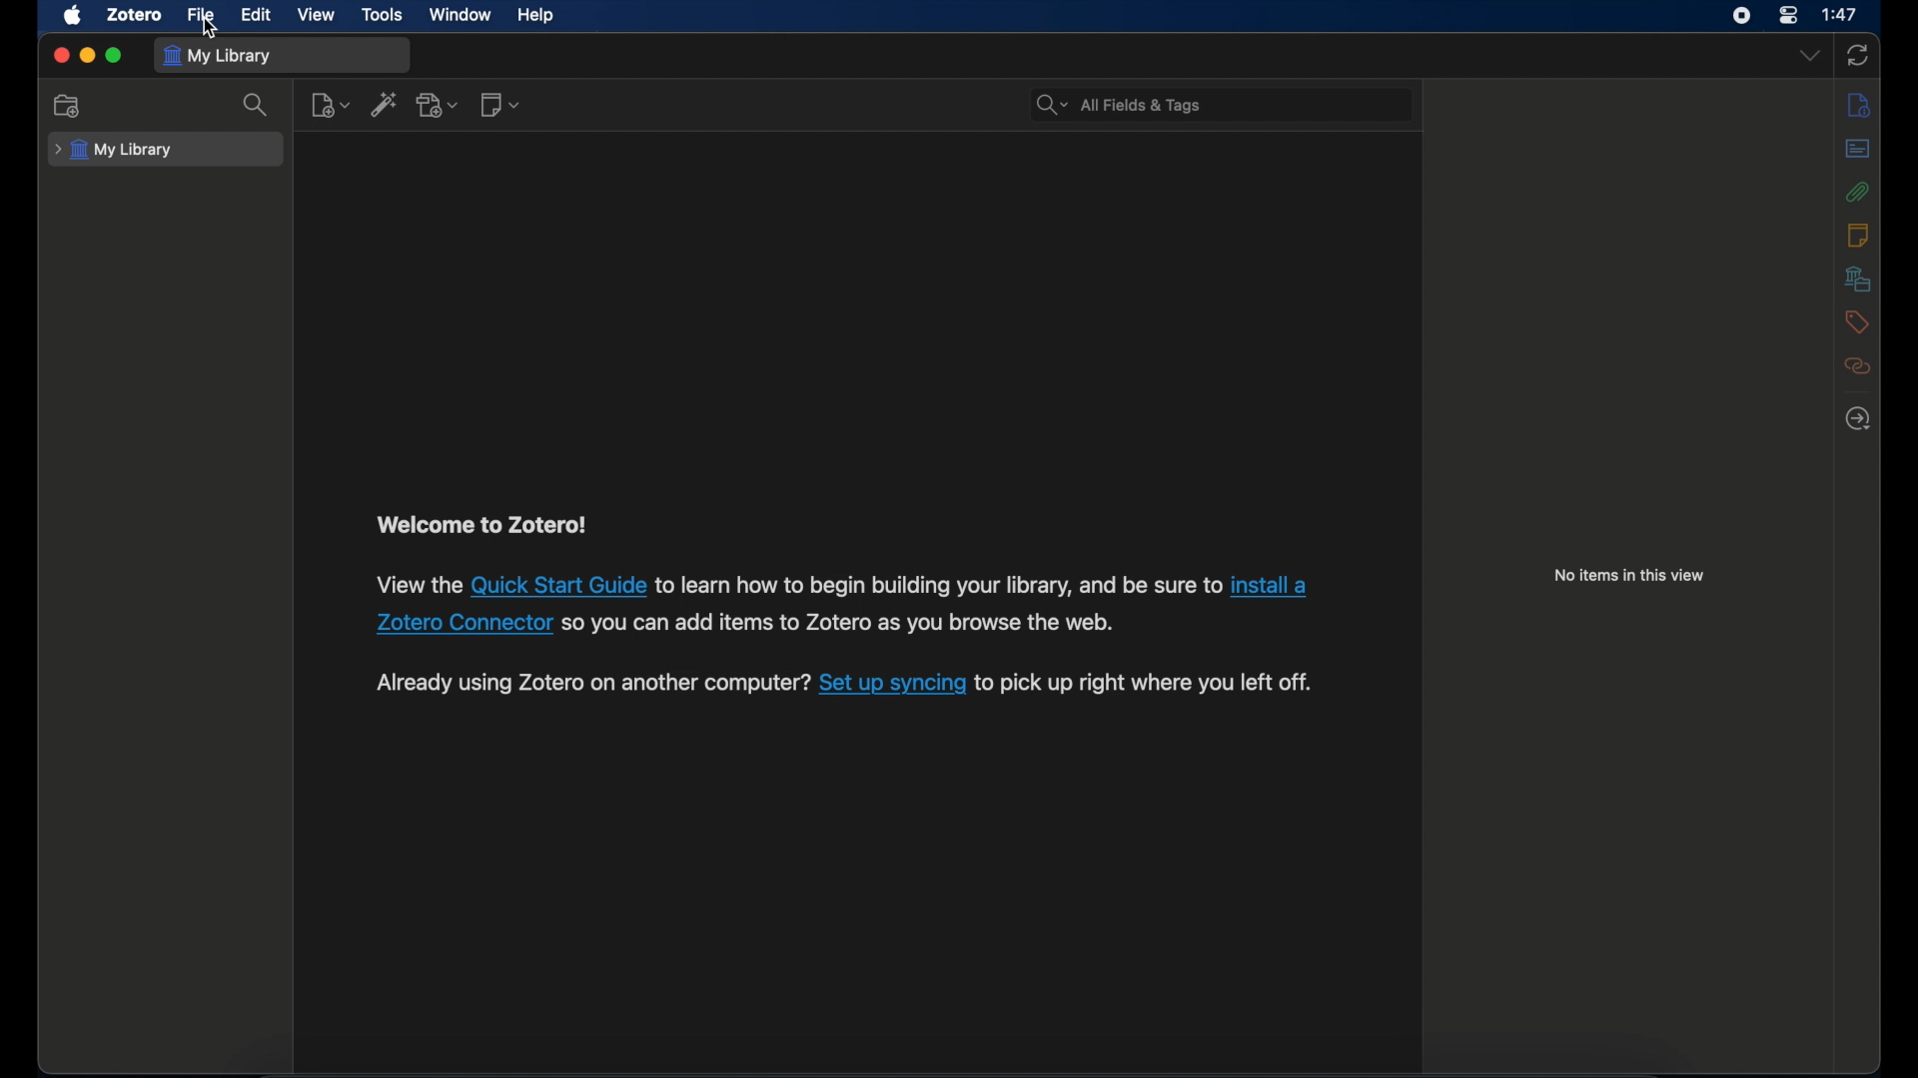  What do you see at coordinates (1857, 321) in the screenshot?
I see `tags` at bounding box center [1857, 321].